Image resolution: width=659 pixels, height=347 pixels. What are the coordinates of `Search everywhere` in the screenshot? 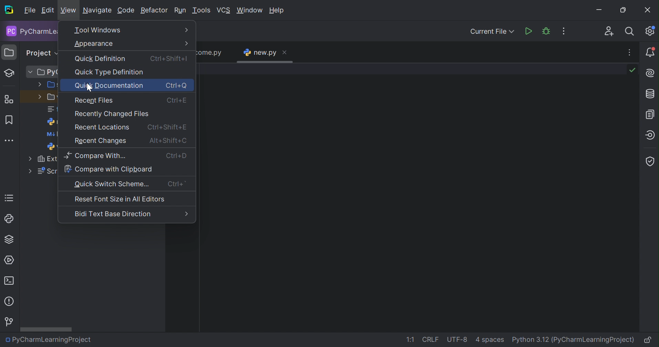 It's located at (630, 32).